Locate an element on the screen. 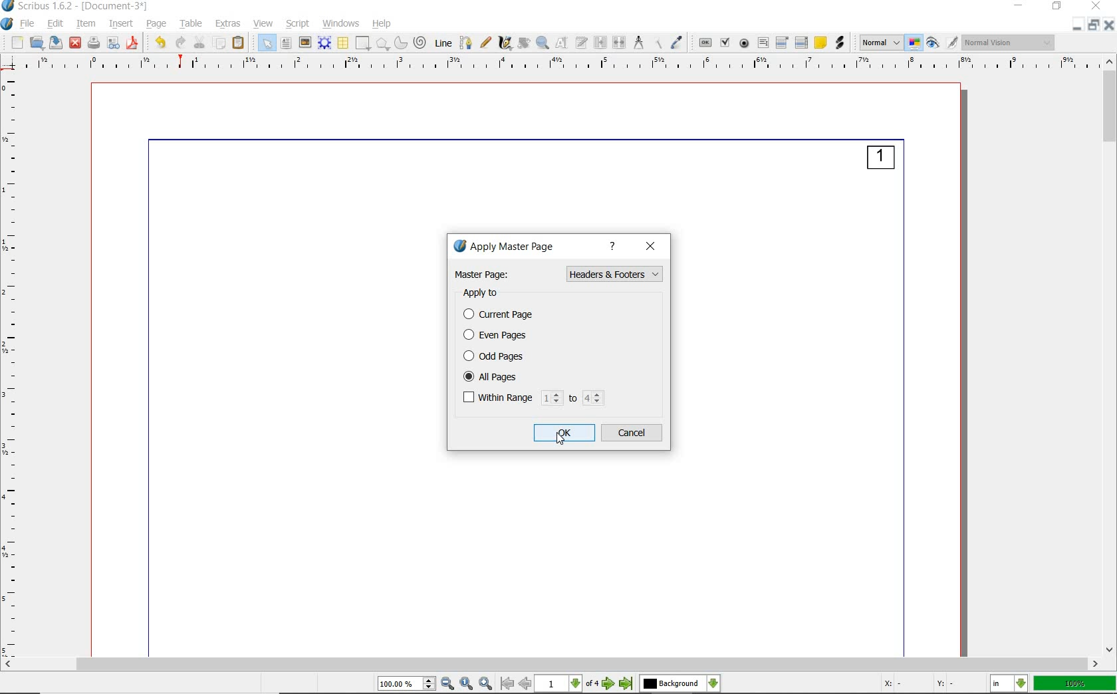  edit text with story editor is located at coordinates (581, 43).